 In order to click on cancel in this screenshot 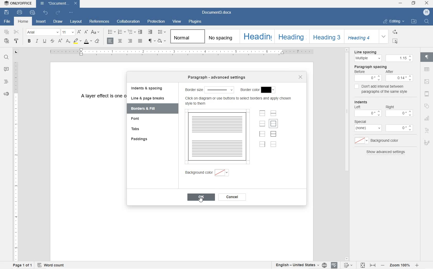, I will do `click(231, 197)`.